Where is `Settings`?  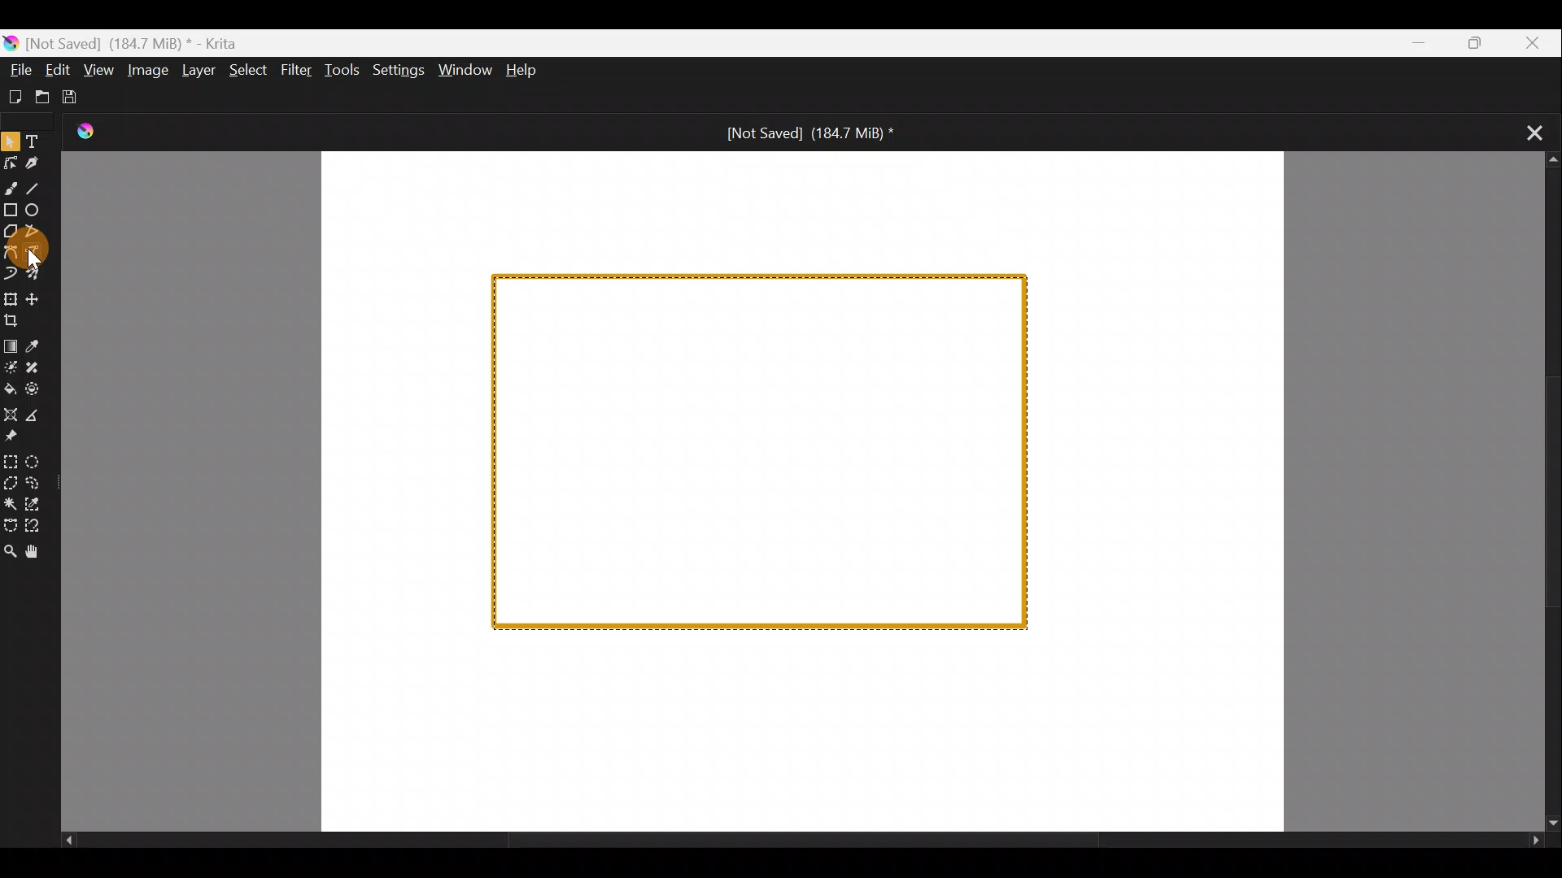 Settings is located at coordinates (397, 69).